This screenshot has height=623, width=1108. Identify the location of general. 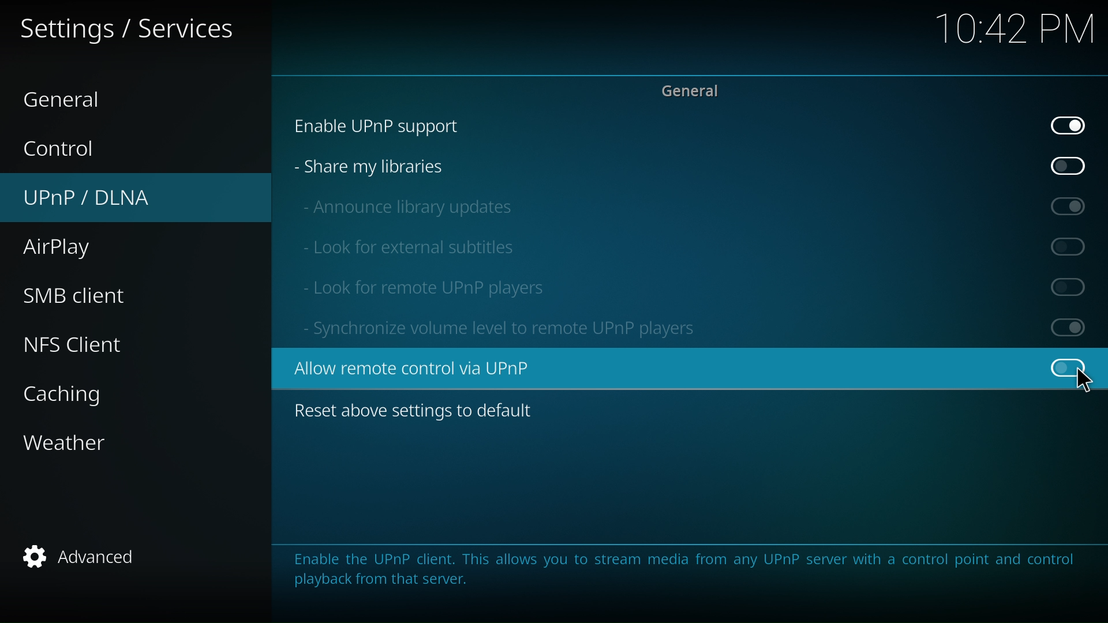
(690, 90).